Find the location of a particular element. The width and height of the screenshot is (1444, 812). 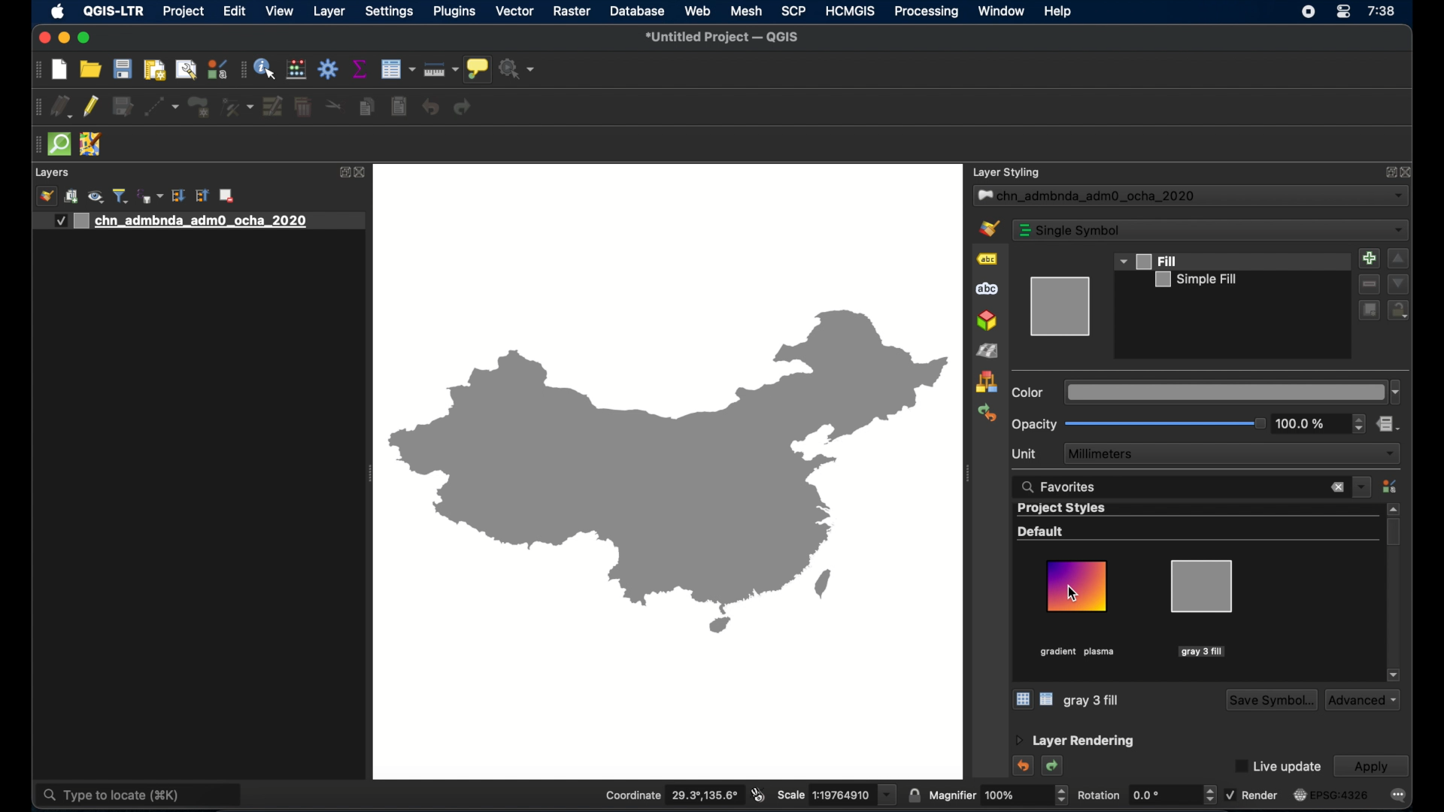

list view is located at coordinates (1047, 699).